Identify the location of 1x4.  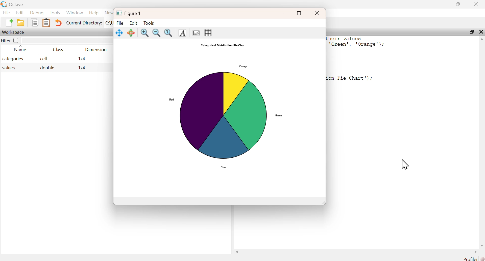
(82, 59).